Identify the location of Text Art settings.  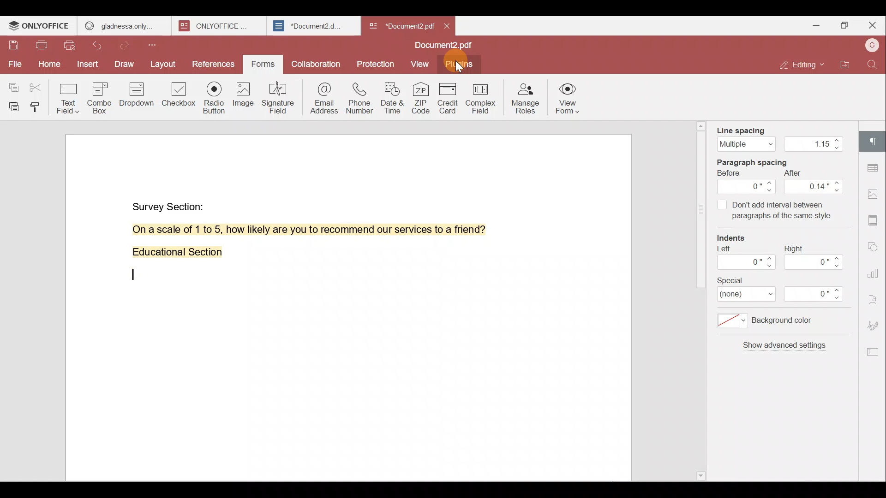
(874, 297).